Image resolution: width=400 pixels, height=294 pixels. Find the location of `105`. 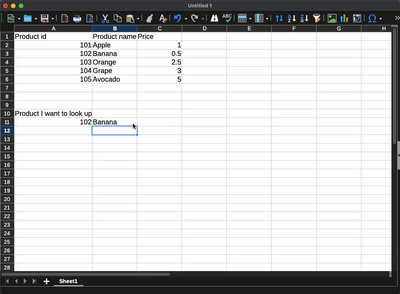

105 is located at coordinates (85, 79).